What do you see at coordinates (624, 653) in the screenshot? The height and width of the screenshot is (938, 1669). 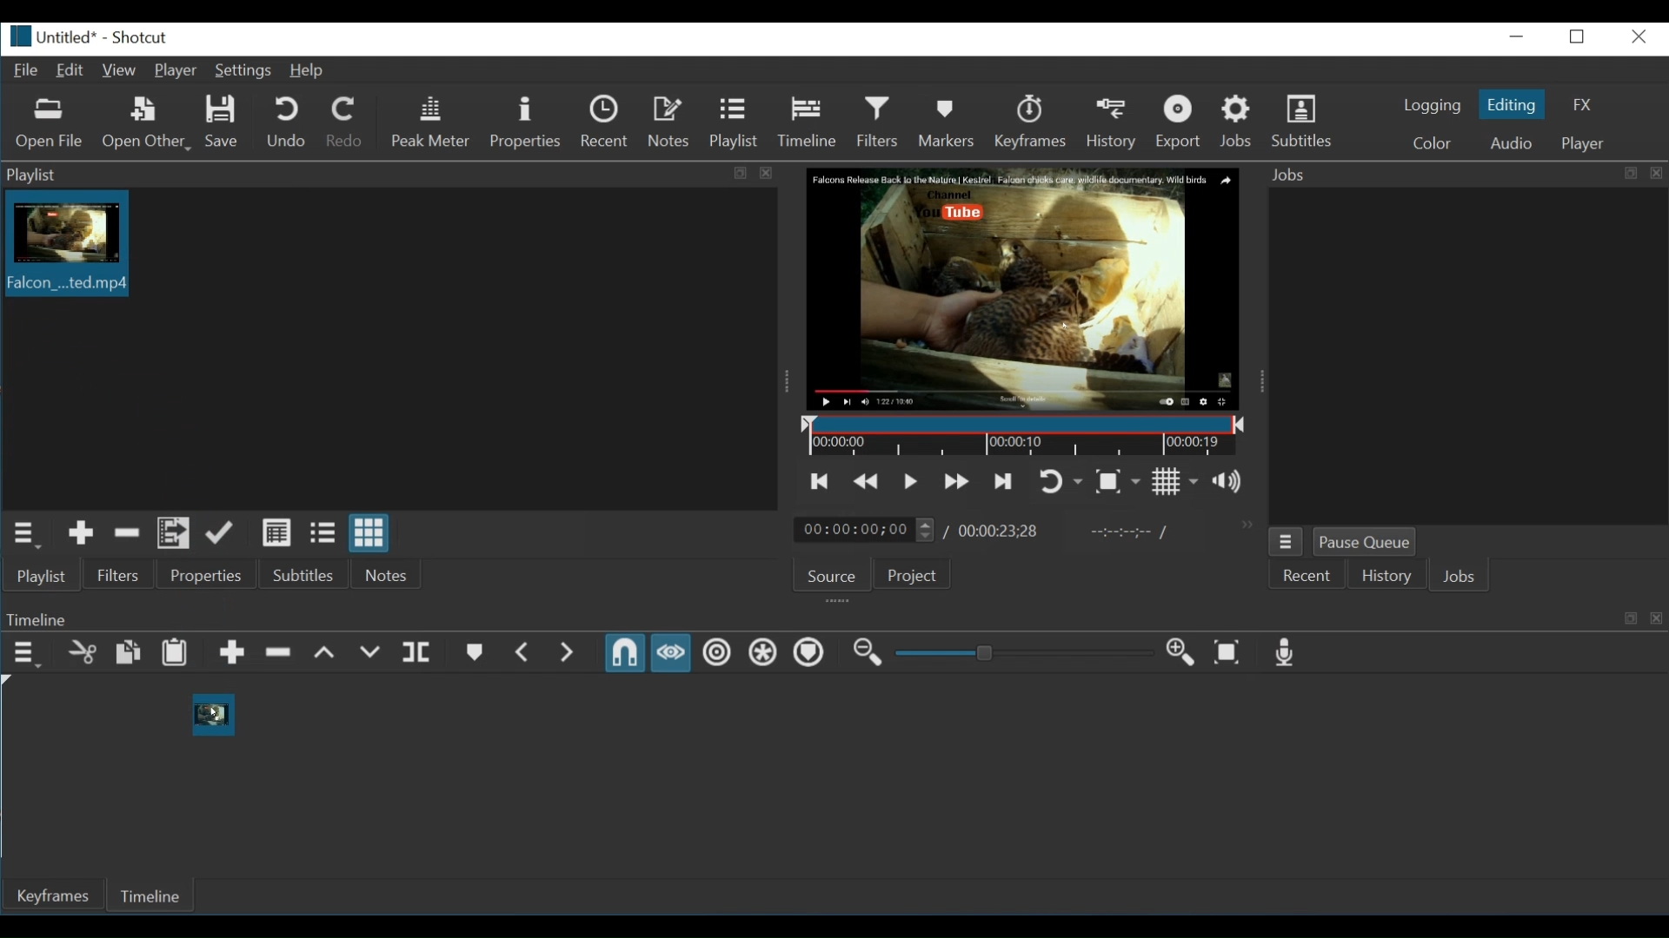 I see `Snap` at bounding box center [624, 653].